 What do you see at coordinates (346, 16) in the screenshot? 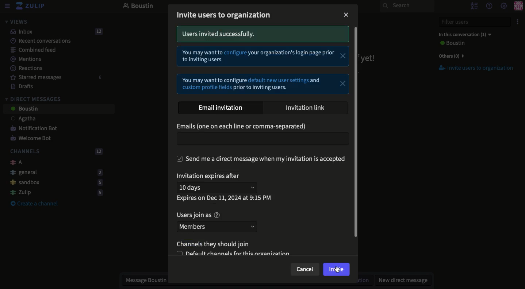
I see `` at bounding box center [346, 16].